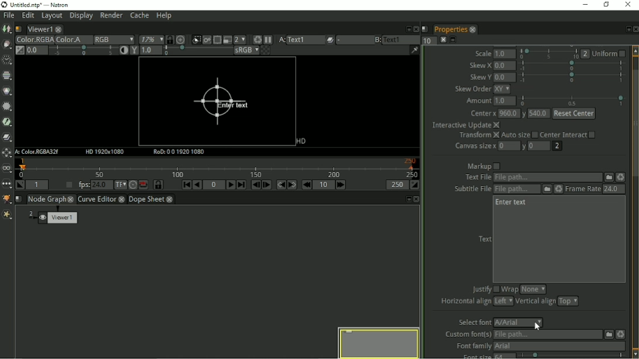 The image size is (639, 359). What do you see at coordinates (266, 51) in the screenshot?
I see `Checkerboard` at bounding box center [266, 51].